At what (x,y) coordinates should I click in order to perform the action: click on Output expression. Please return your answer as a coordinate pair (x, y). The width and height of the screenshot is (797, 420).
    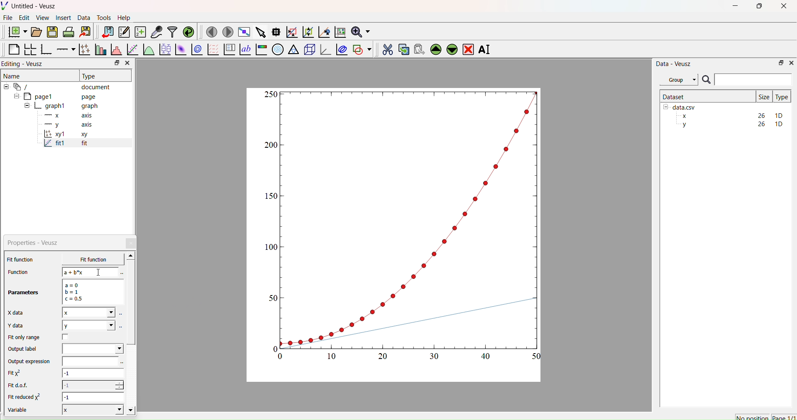
    Looking at the image, I should click on (32, 361).